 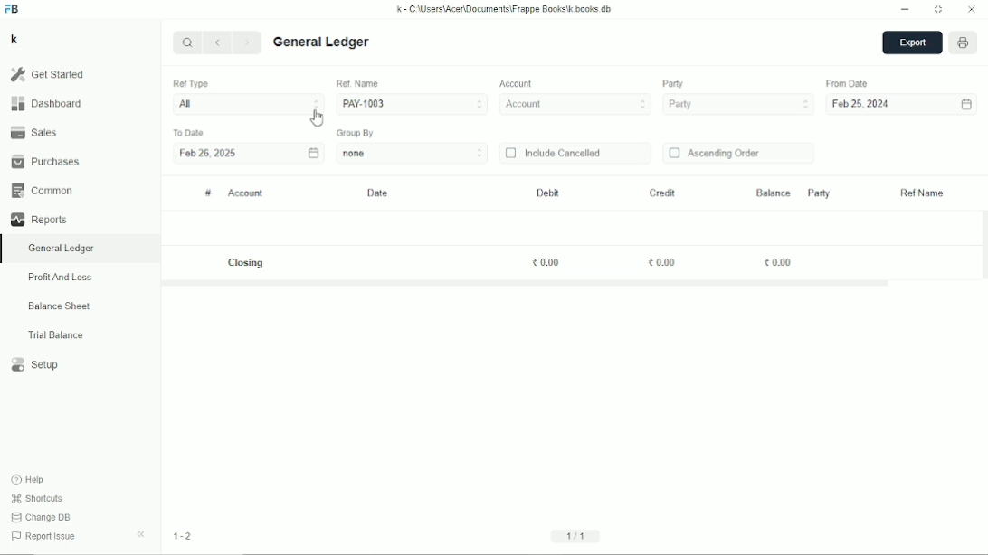 I want to click on Party, so click(x=818, y=193).